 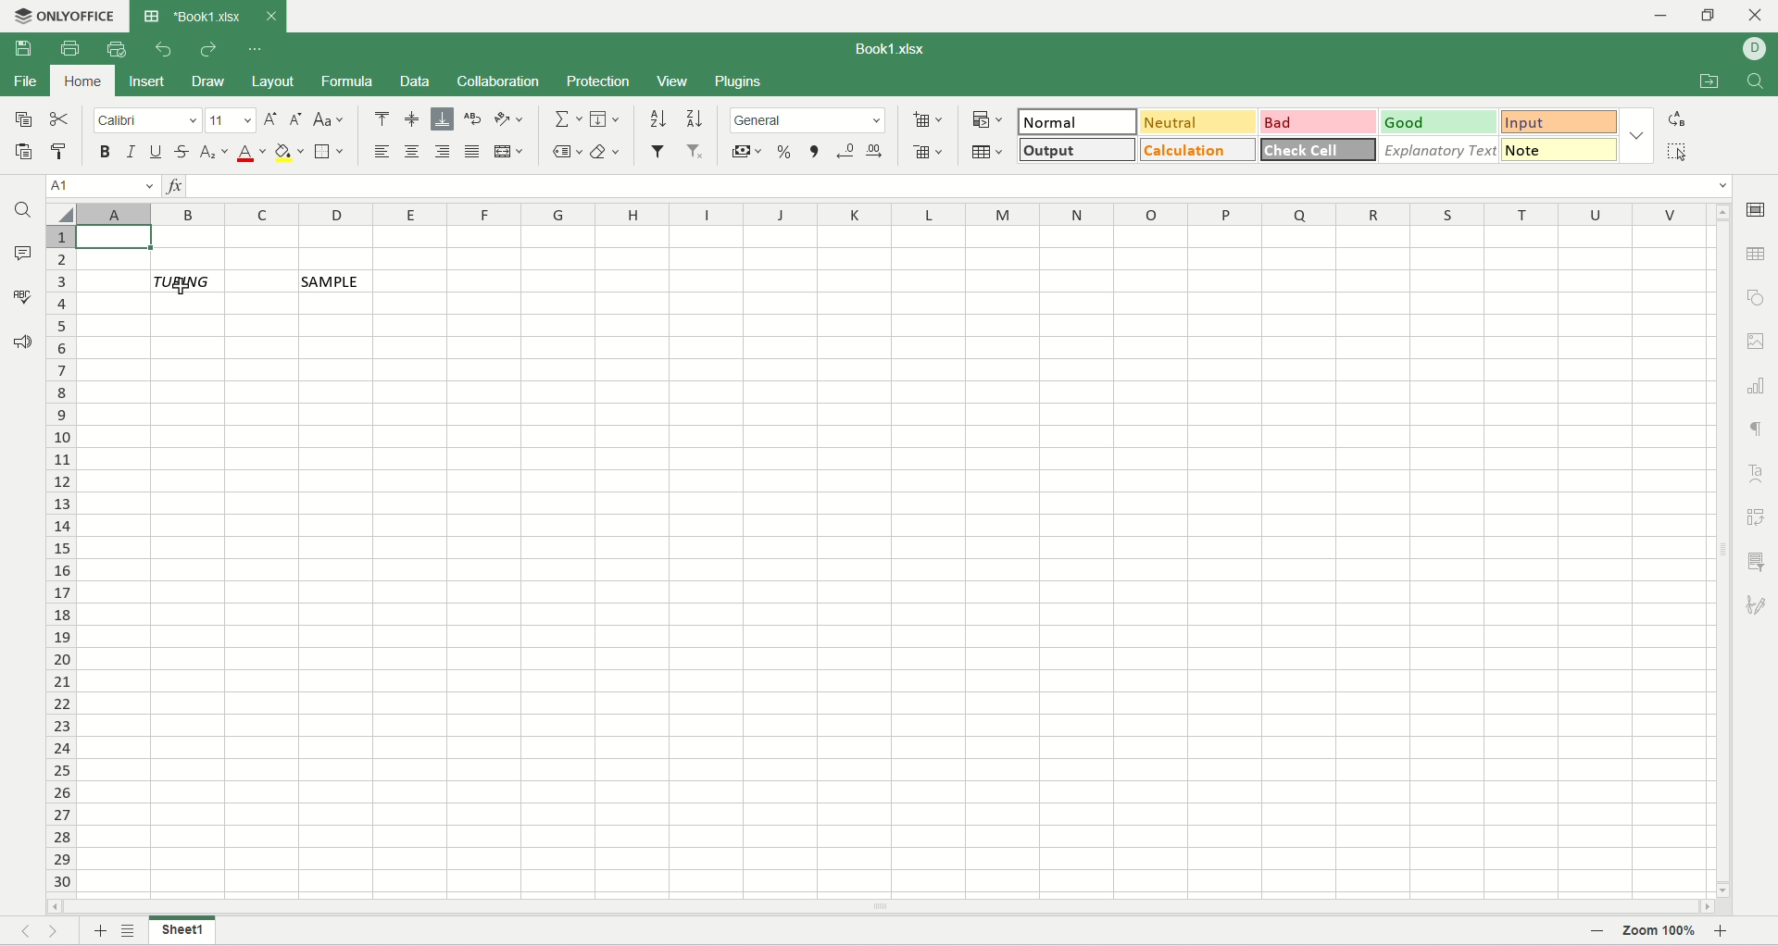 What do you see at coordinates (131, 930) in the screenshot?
I see `list of sheets` at bounding box center [131, 930].